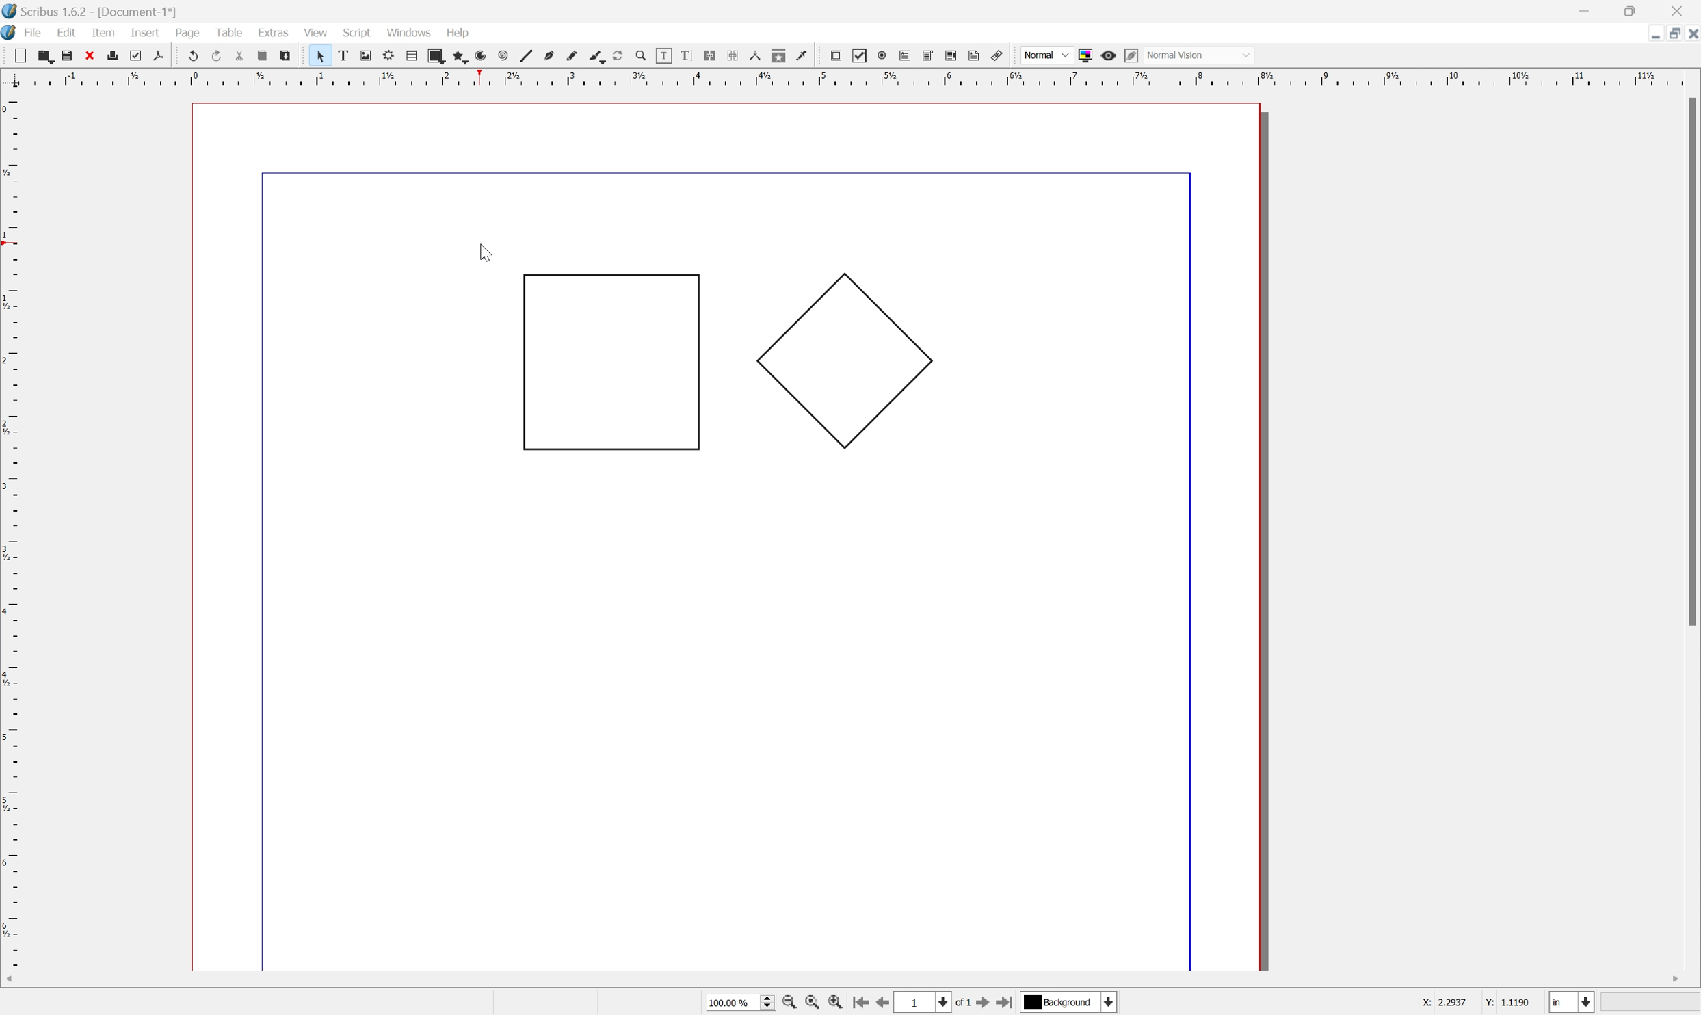  What do you see at coordinates (501, 57) in the screenshot?
I see `spiral` at bounding box center [501, 57].